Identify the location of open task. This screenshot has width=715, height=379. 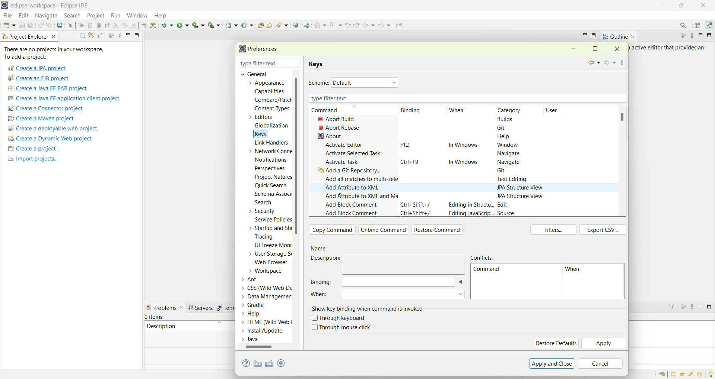
(269, 25).